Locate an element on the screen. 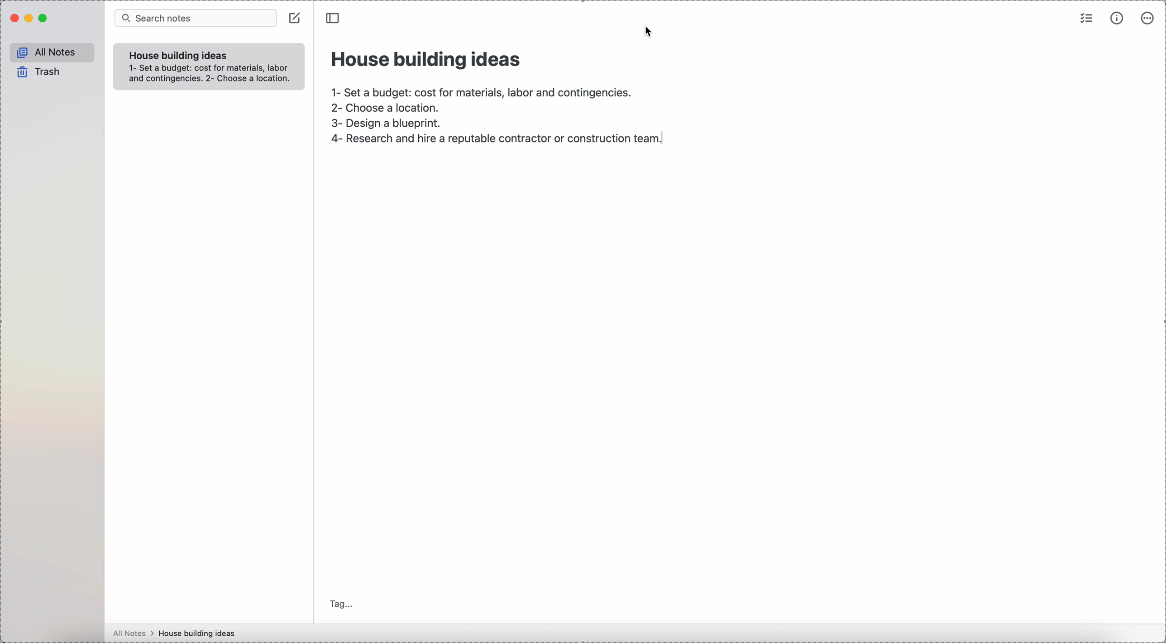 Image resolution: width=1166 pixels, height=643 pixels. choose a location is located at coordinates (389, 110).